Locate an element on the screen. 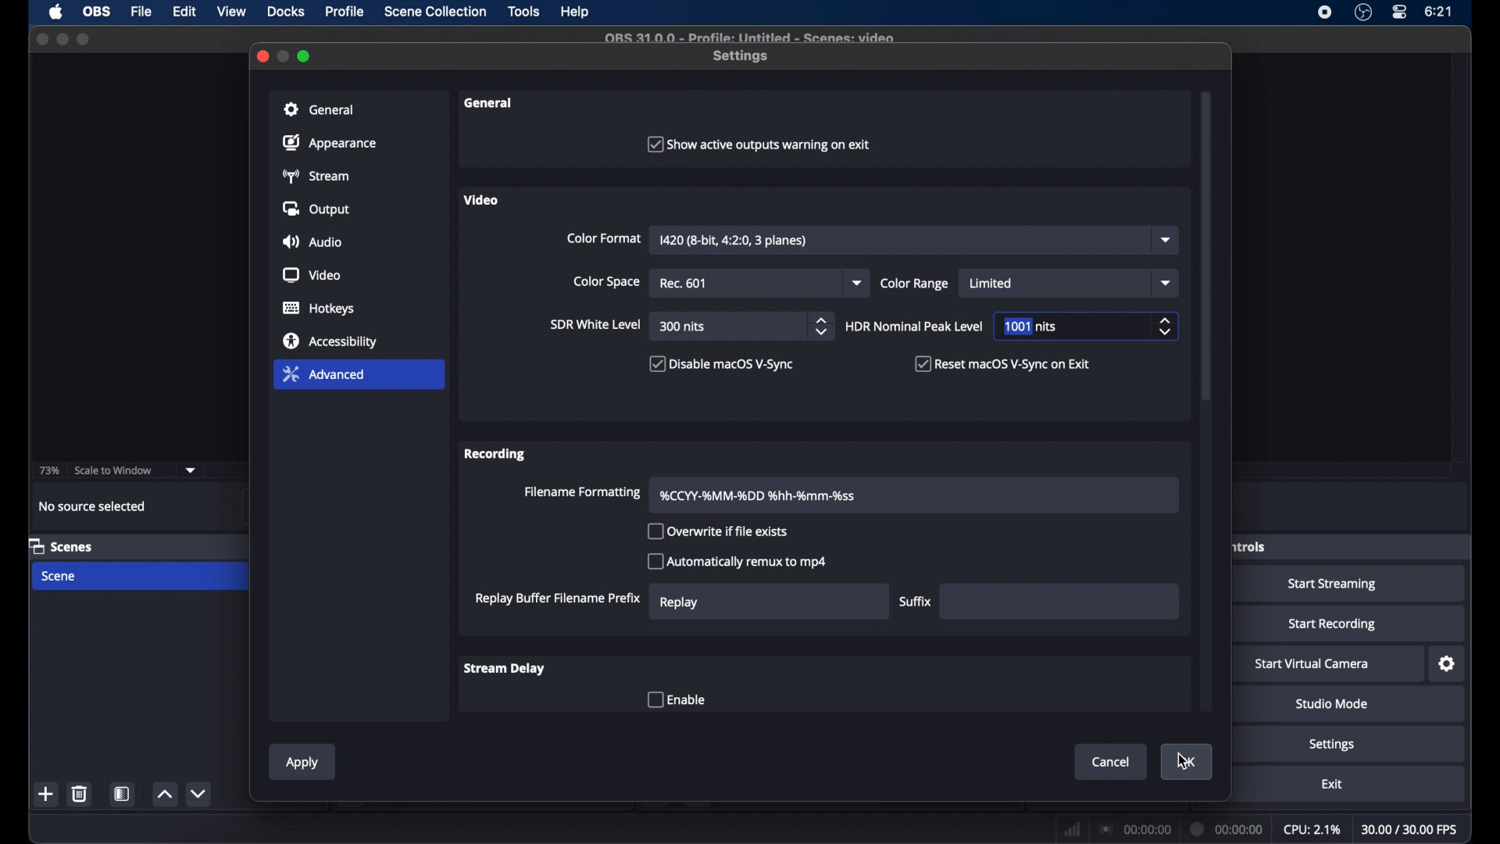 The width and height of the screenshot is (1500, 844). settings is located at coordinates (741, 57).